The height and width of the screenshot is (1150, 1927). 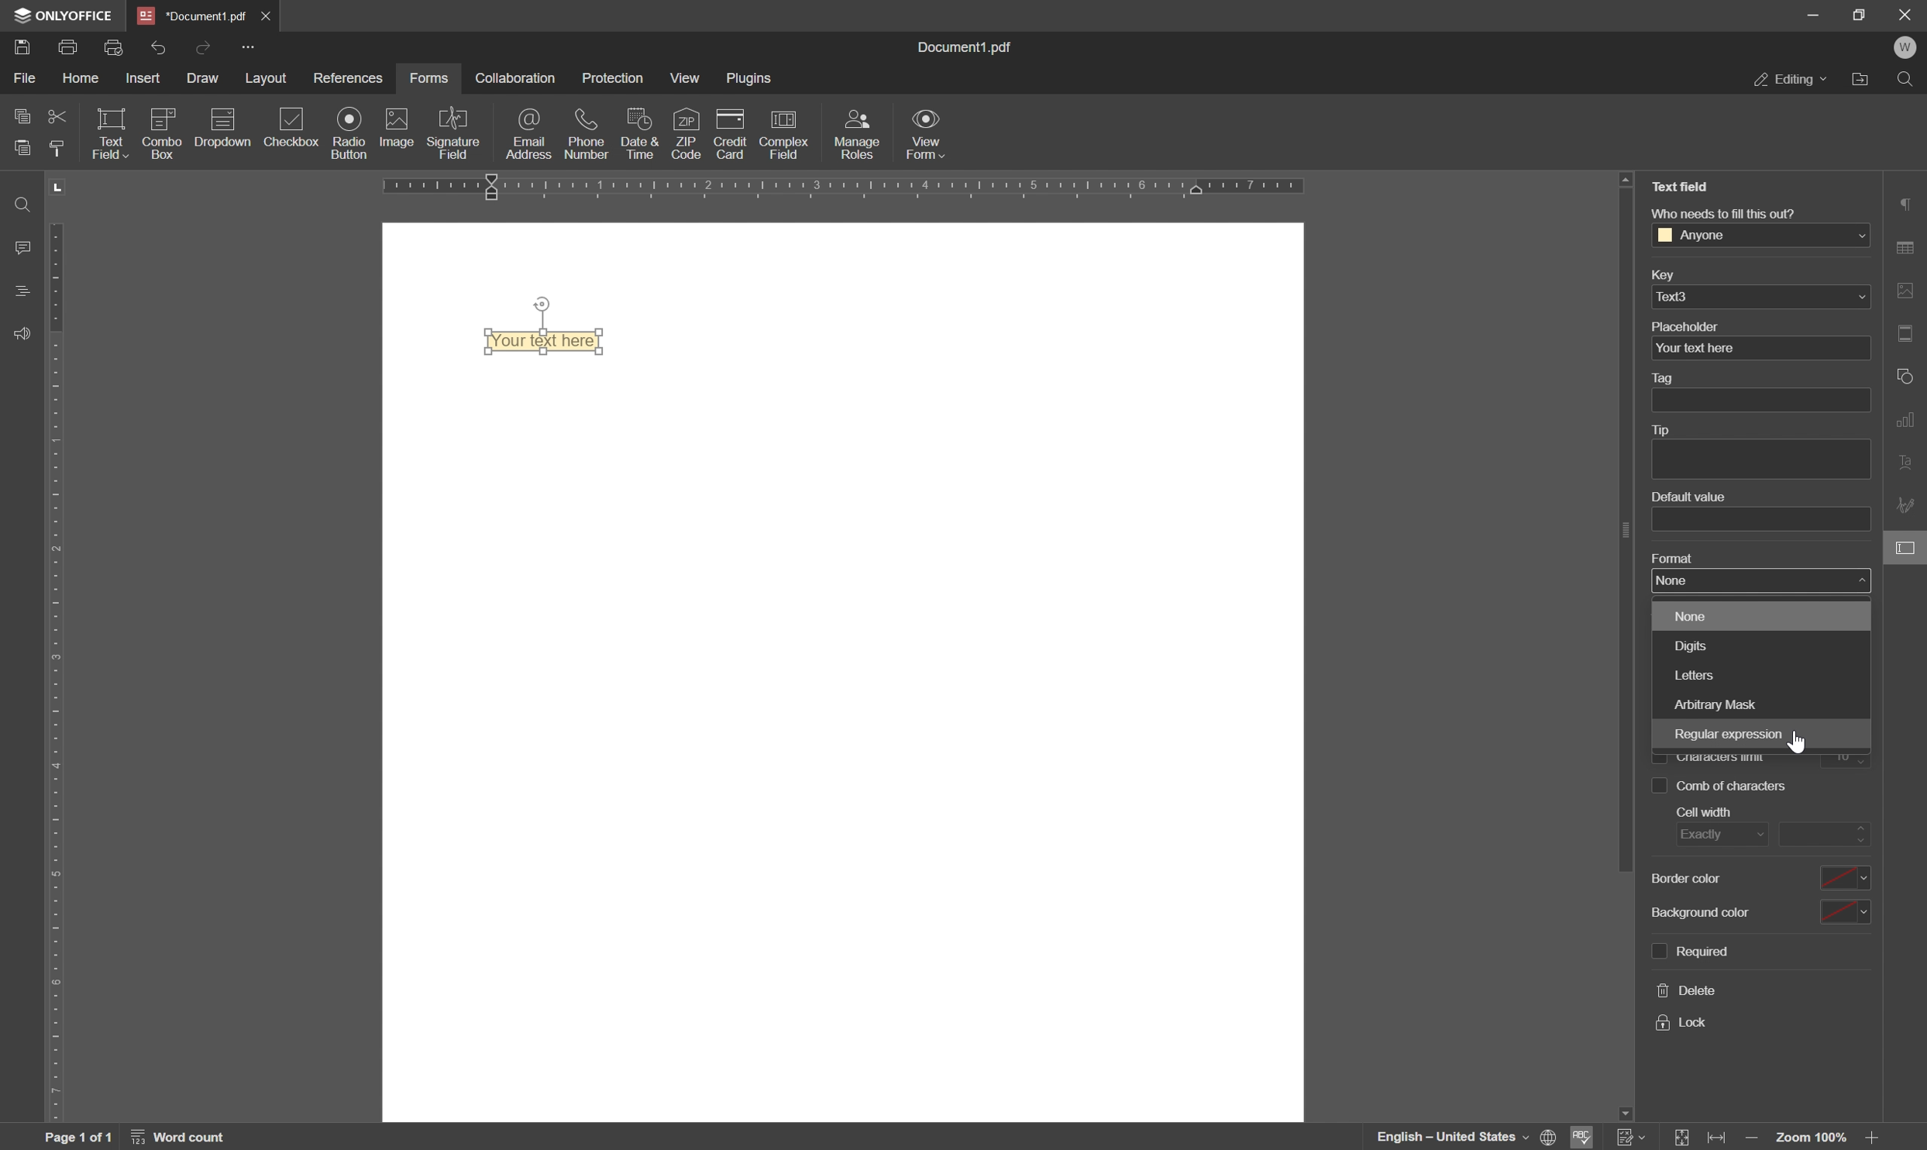 I want to click on placeholder, so click(x=1688, y=325).